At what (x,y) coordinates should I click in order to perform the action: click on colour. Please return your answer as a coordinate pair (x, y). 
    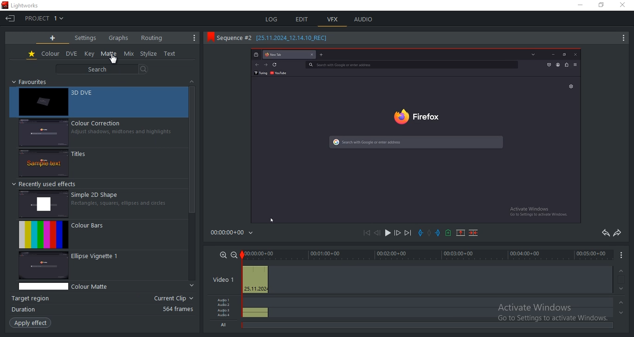
    Looking at the image, I should click on (51, 54).